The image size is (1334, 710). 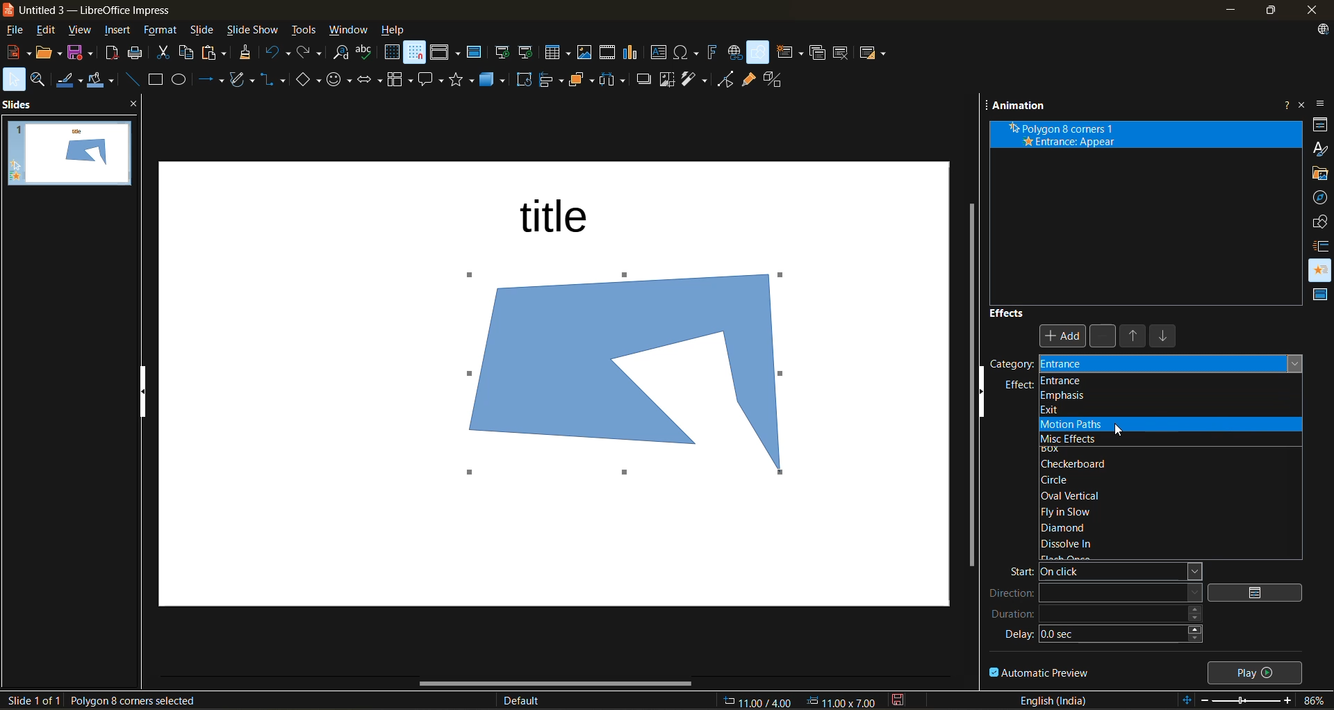 I want to click on rectangle, so click(x=154, y=79).